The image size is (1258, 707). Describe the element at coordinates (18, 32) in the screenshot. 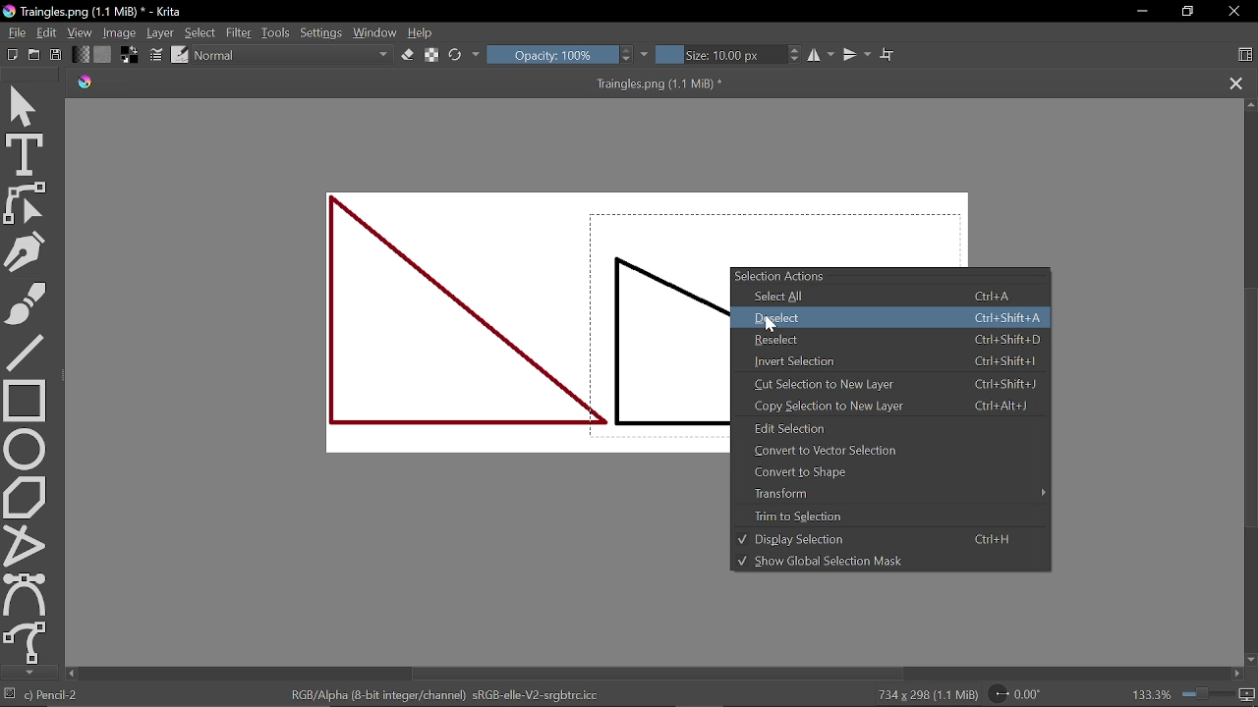

I see `File` at that location.